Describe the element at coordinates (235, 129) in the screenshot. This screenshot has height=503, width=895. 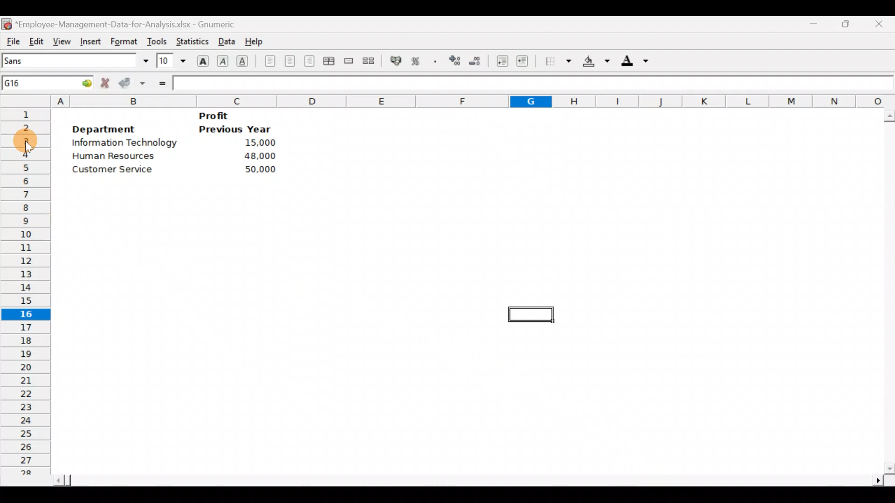
I see `Previous year` at that location.